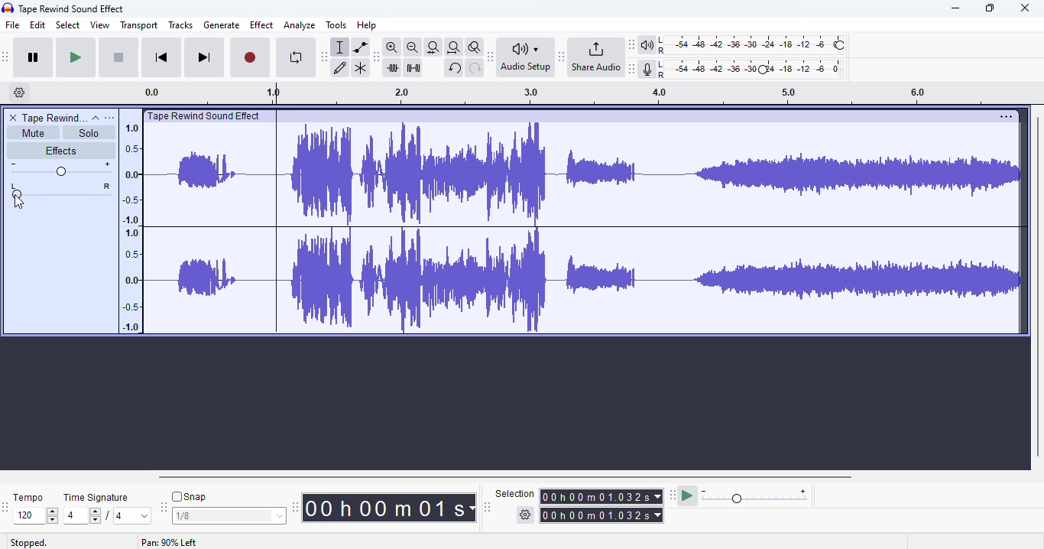  What do you see at coordinates (20, 92) in the screenshot?
I see `timeline options` at bounding box center [20, 92].